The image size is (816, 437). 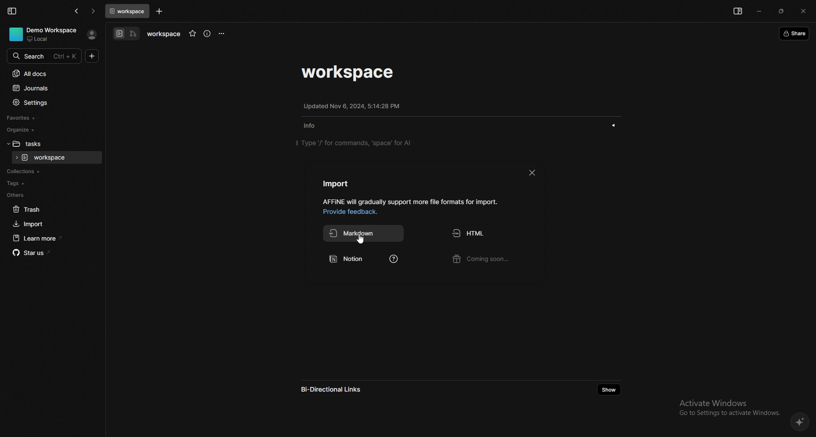 I want to click on new doc, so click(x=92, y=56).